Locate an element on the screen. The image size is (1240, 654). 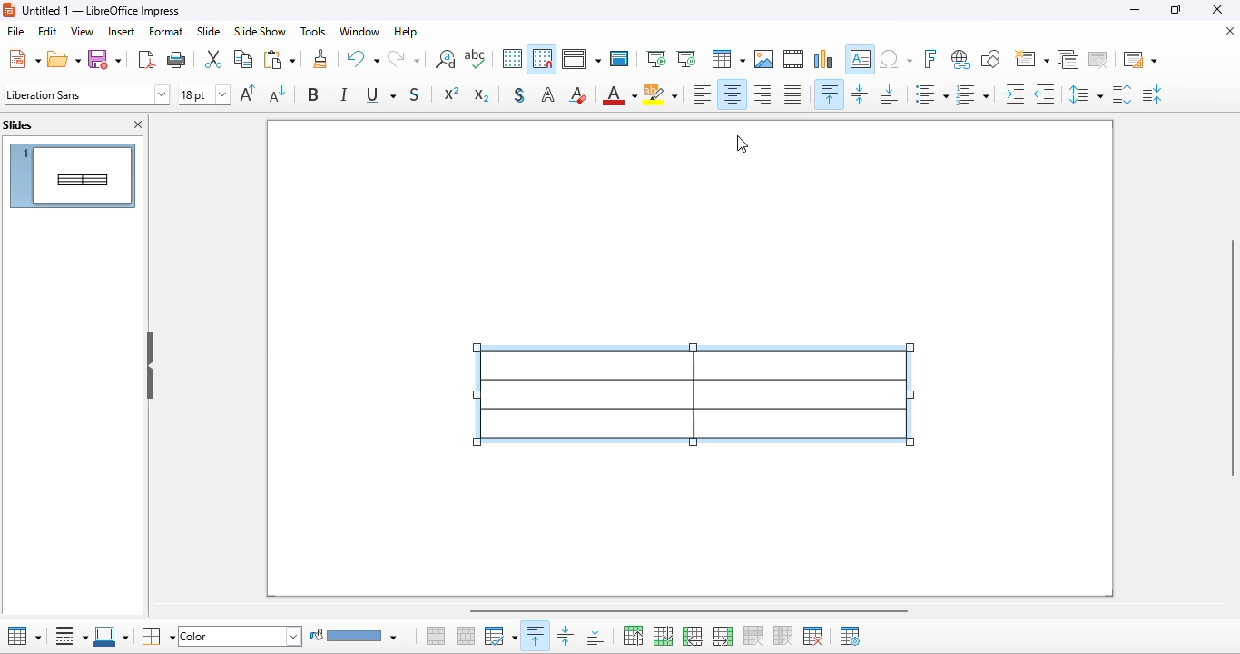
table is located at coordinates (25, 636).